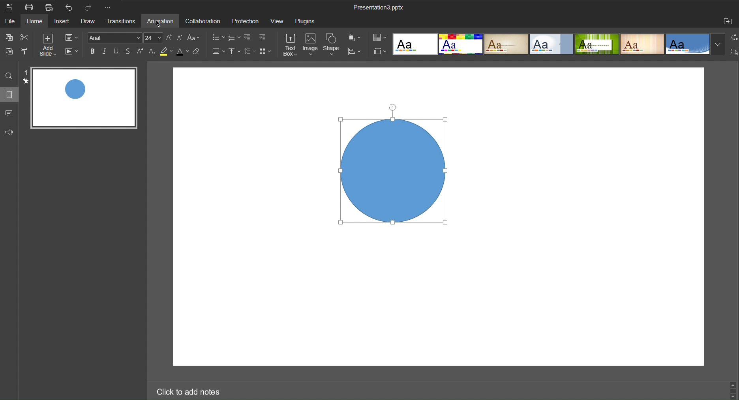  I want to click on Lists, so click(216, 37).